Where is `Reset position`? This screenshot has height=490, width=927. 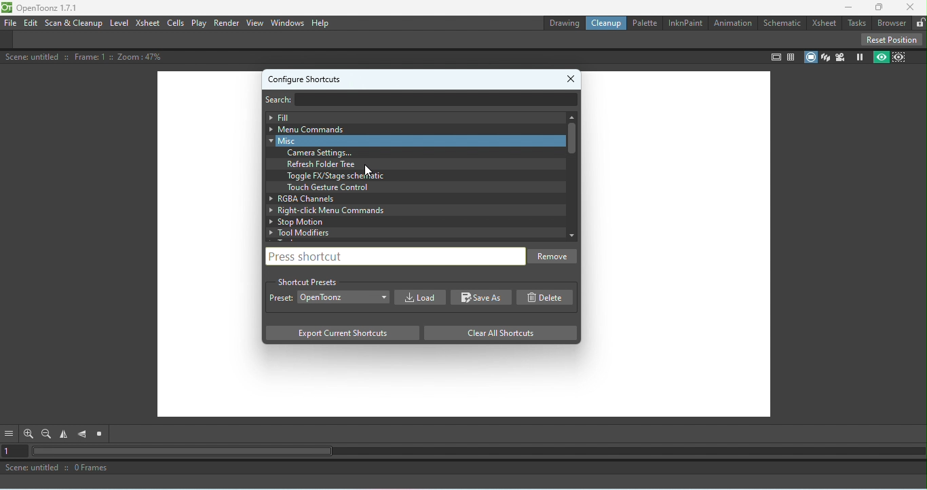 Reset position is located at coordinates (891, 39).